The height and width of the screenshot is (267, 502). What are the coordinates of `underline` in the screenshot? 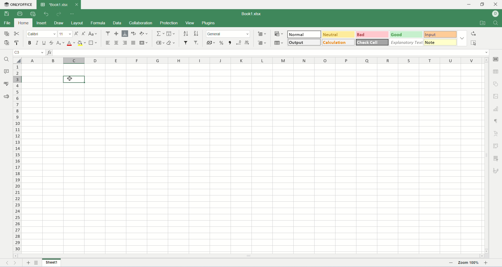 It's located at (44, 42).